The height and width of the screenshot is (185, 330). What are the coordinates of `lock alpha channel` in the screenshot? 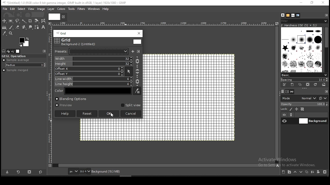 It's located at (303, 109).